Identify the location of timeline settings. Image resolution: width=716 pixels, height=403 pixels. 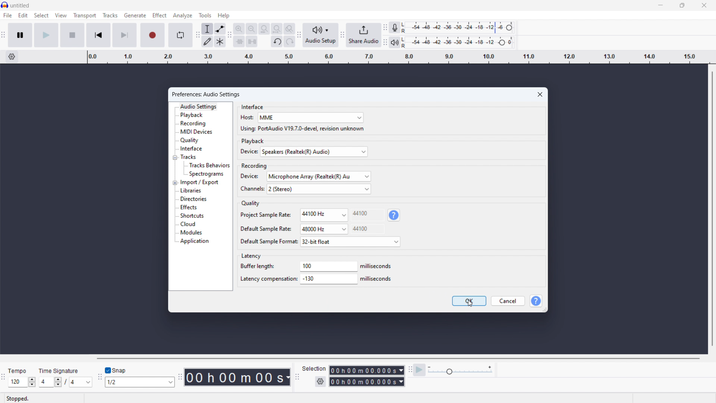
(12, 57).